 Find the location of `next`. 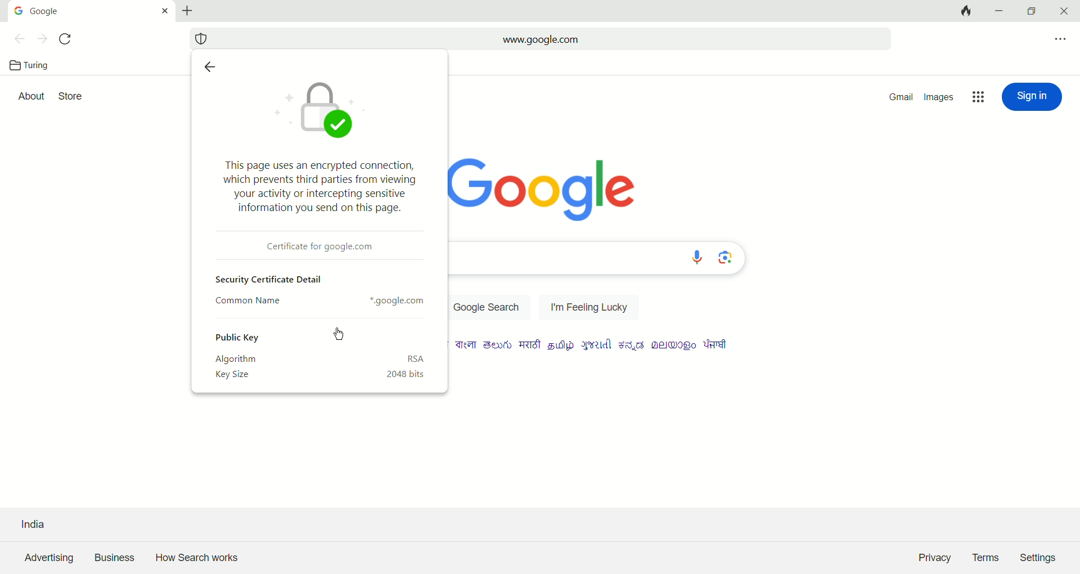

next is located at coordinates (40, 40).